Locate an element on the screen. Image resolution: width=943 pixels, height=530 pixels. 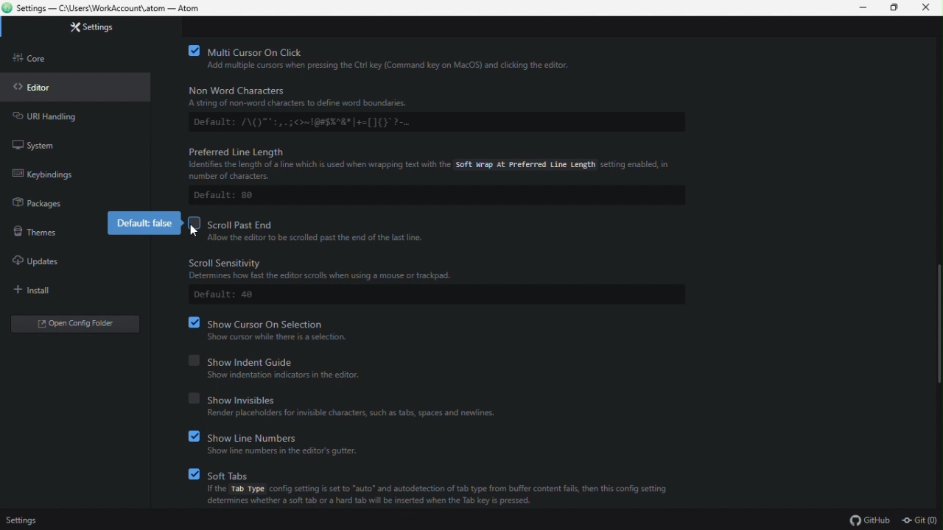
Install is located at coordinates (52, 290).